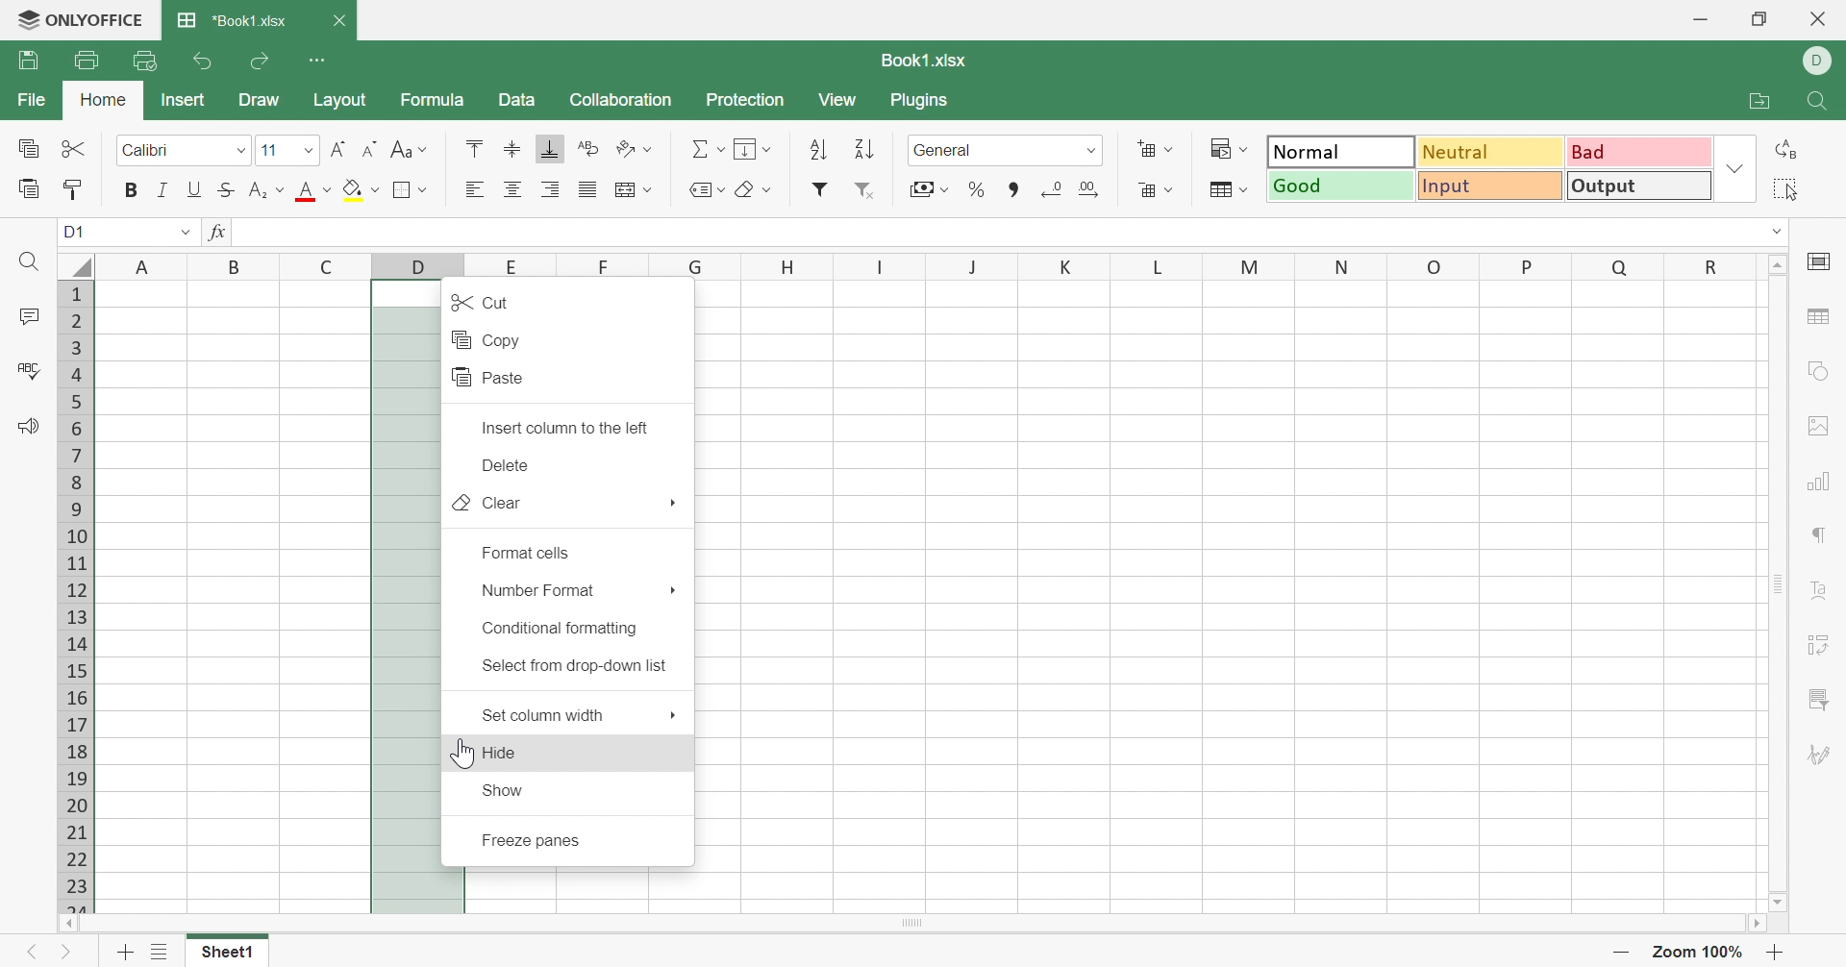 This screenshot has width=1846, height=967. What do you see at coordinates (945, 189) in the screenshot?
I see `Drop Down` at bounding box center [945, 189].